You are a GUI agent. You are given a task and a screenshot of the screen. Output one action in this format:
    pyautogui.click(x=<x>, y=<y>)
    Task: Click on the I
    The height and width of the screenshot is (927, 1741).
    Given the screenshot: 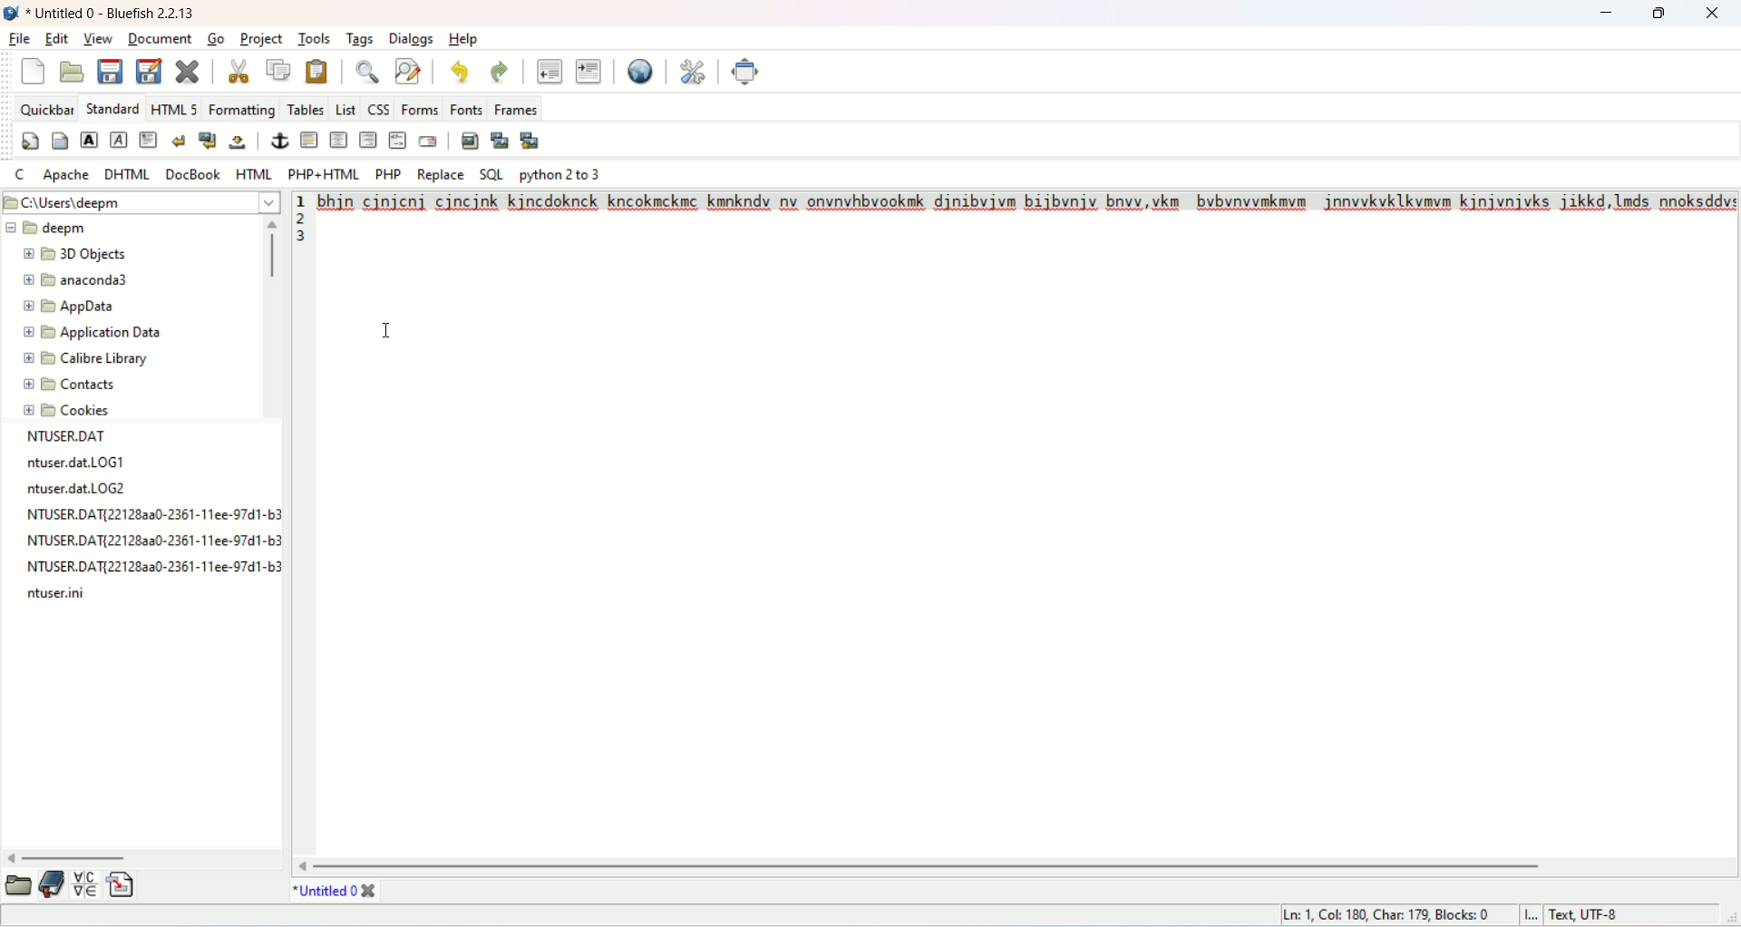 What is the action you would take?
    pyautogui.click(x=1532, y=914)
    